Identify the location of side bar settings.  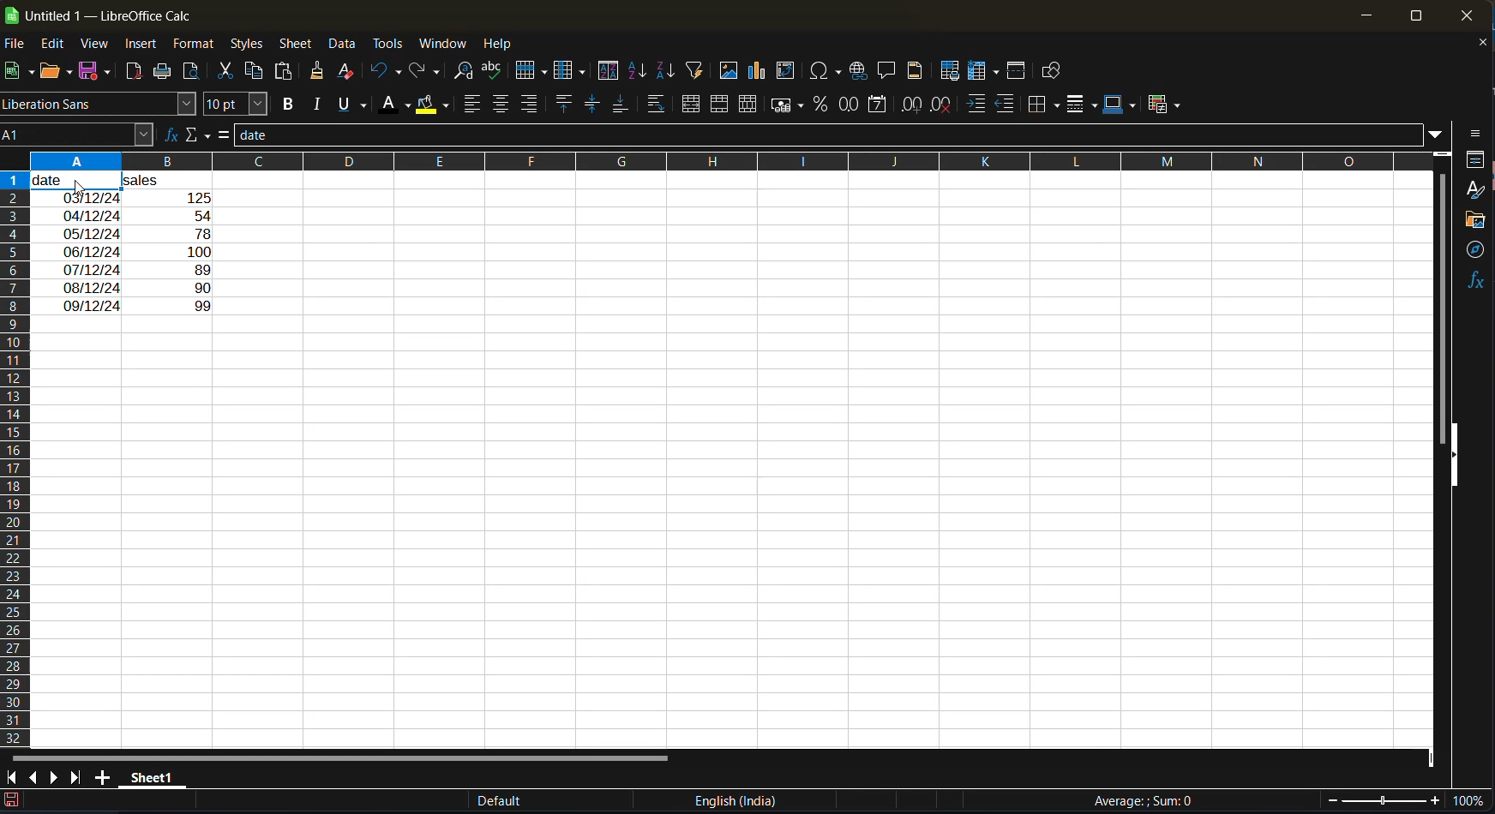
(1475, 134).